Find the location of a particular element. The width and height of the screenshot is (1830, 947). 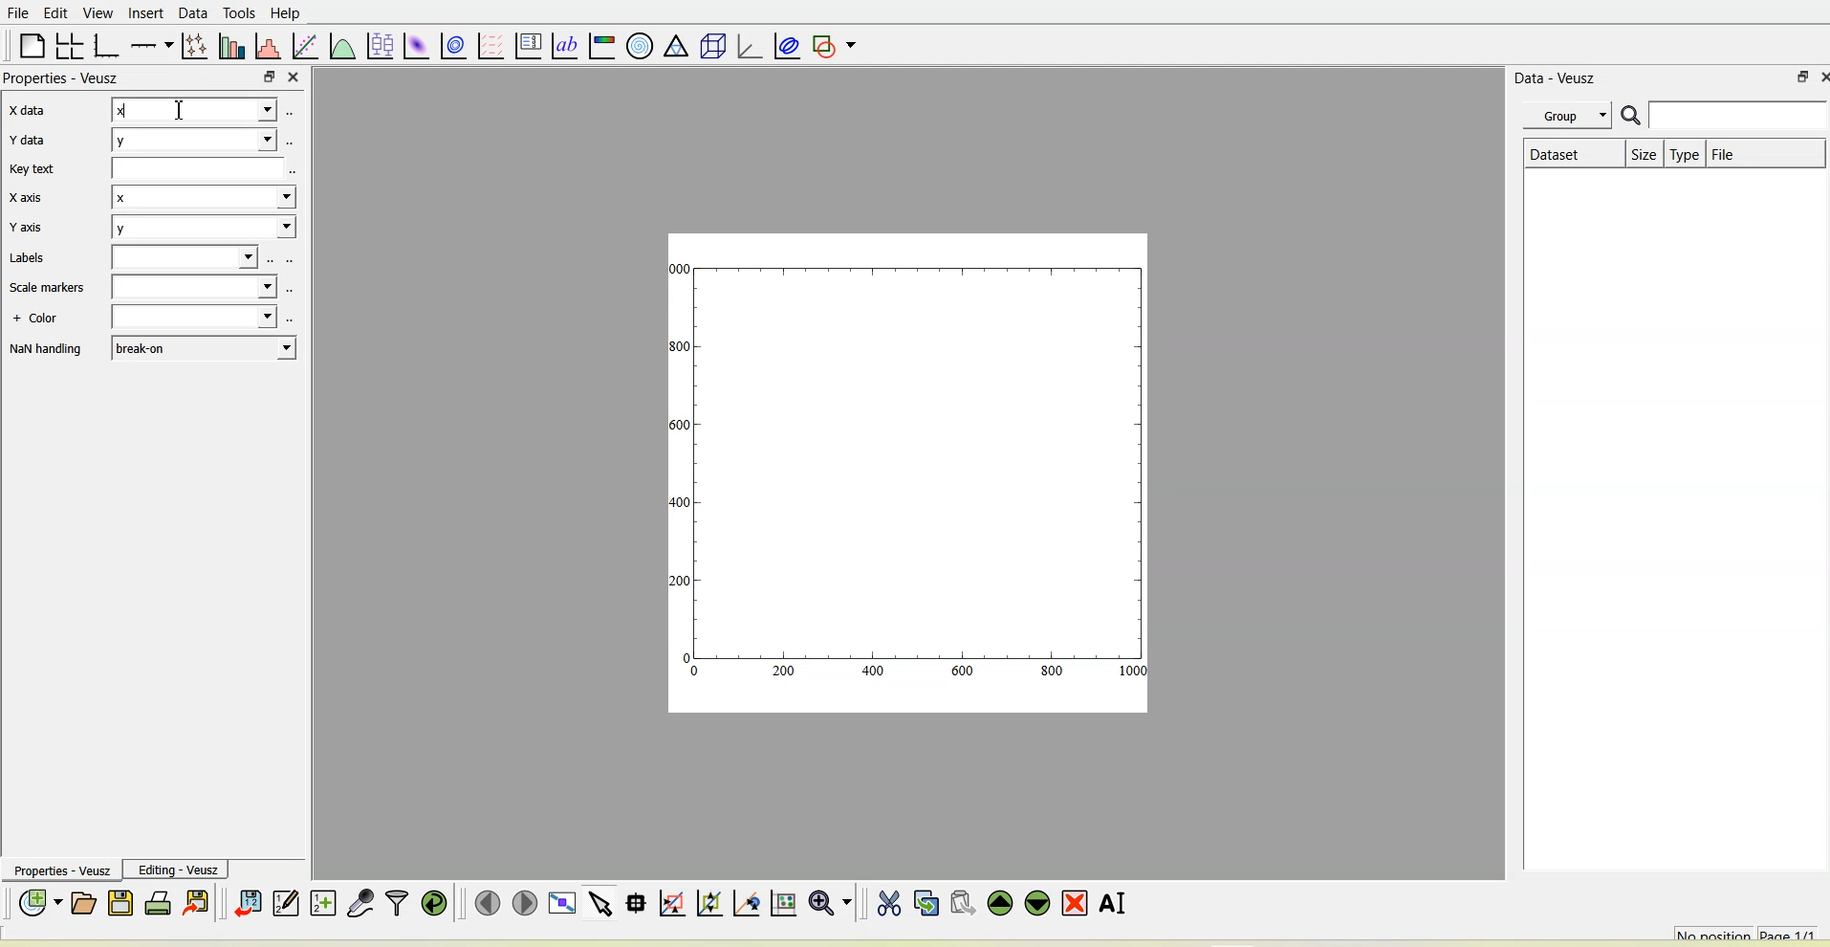

Move the selected widget down is located at coordinates (1036, 904).